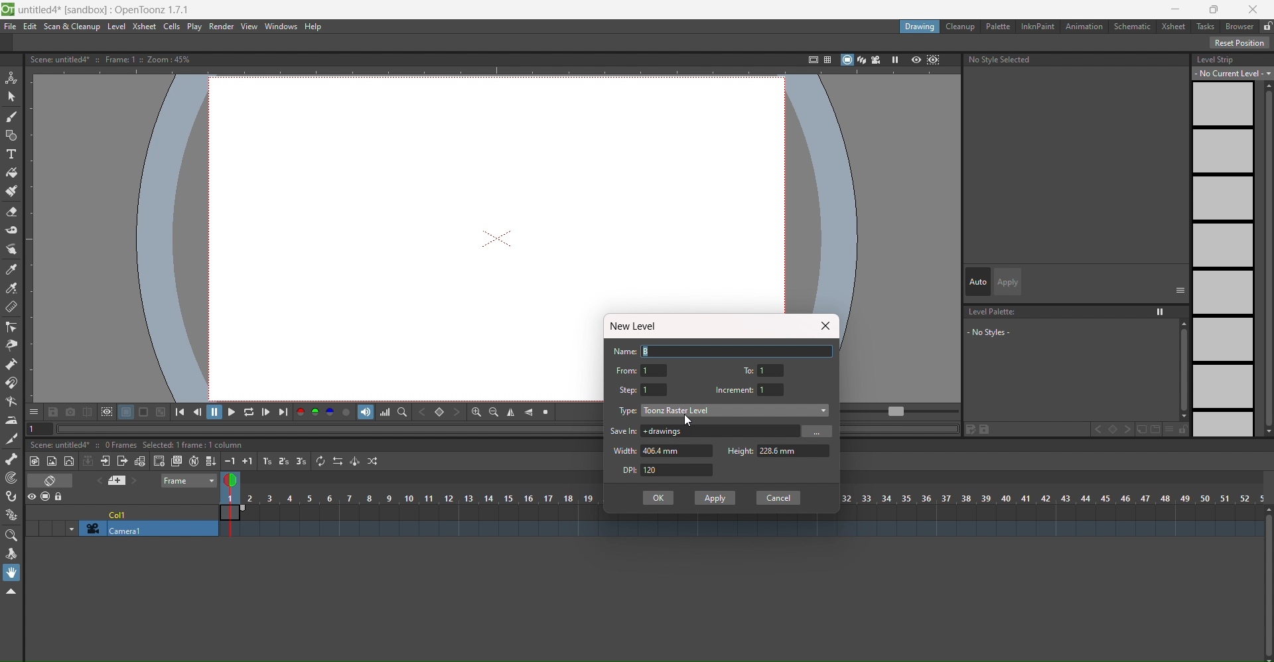 Image resolution: width=1274 pixels, height=662 pixels. What do you see at coordinates (11, 307) in the screenshot?
I see `ruler tool` at bounding box center [11, 307].